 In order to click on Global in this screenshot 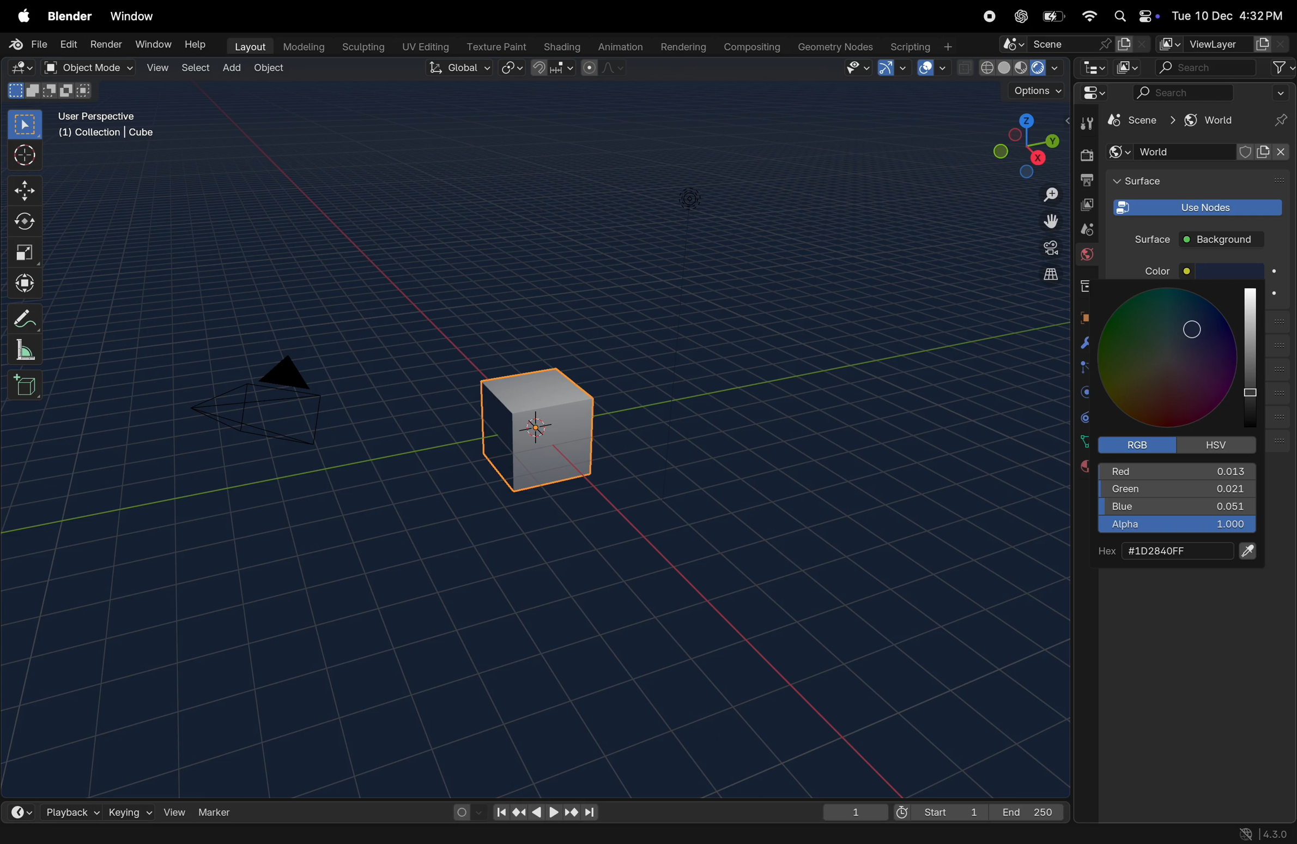, I will do `click(460, 69)`.